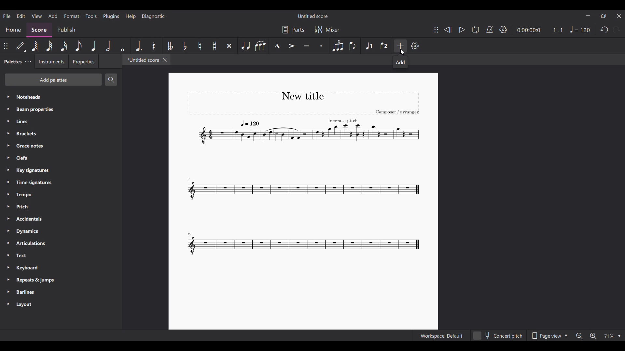  Describe the element at coordinates (303, 176) in the screenshot. I see `Current score` at that location.